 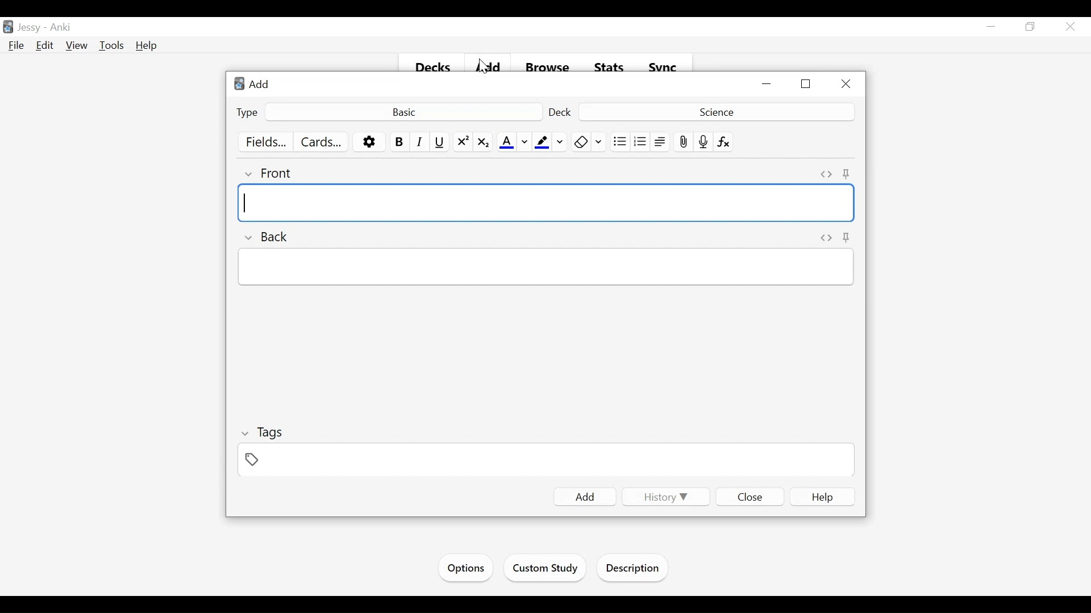 What do you see at coordinates (847, 174) in the screenshot?
I see `Toggle Sticky` at bounding box center [847, 174].